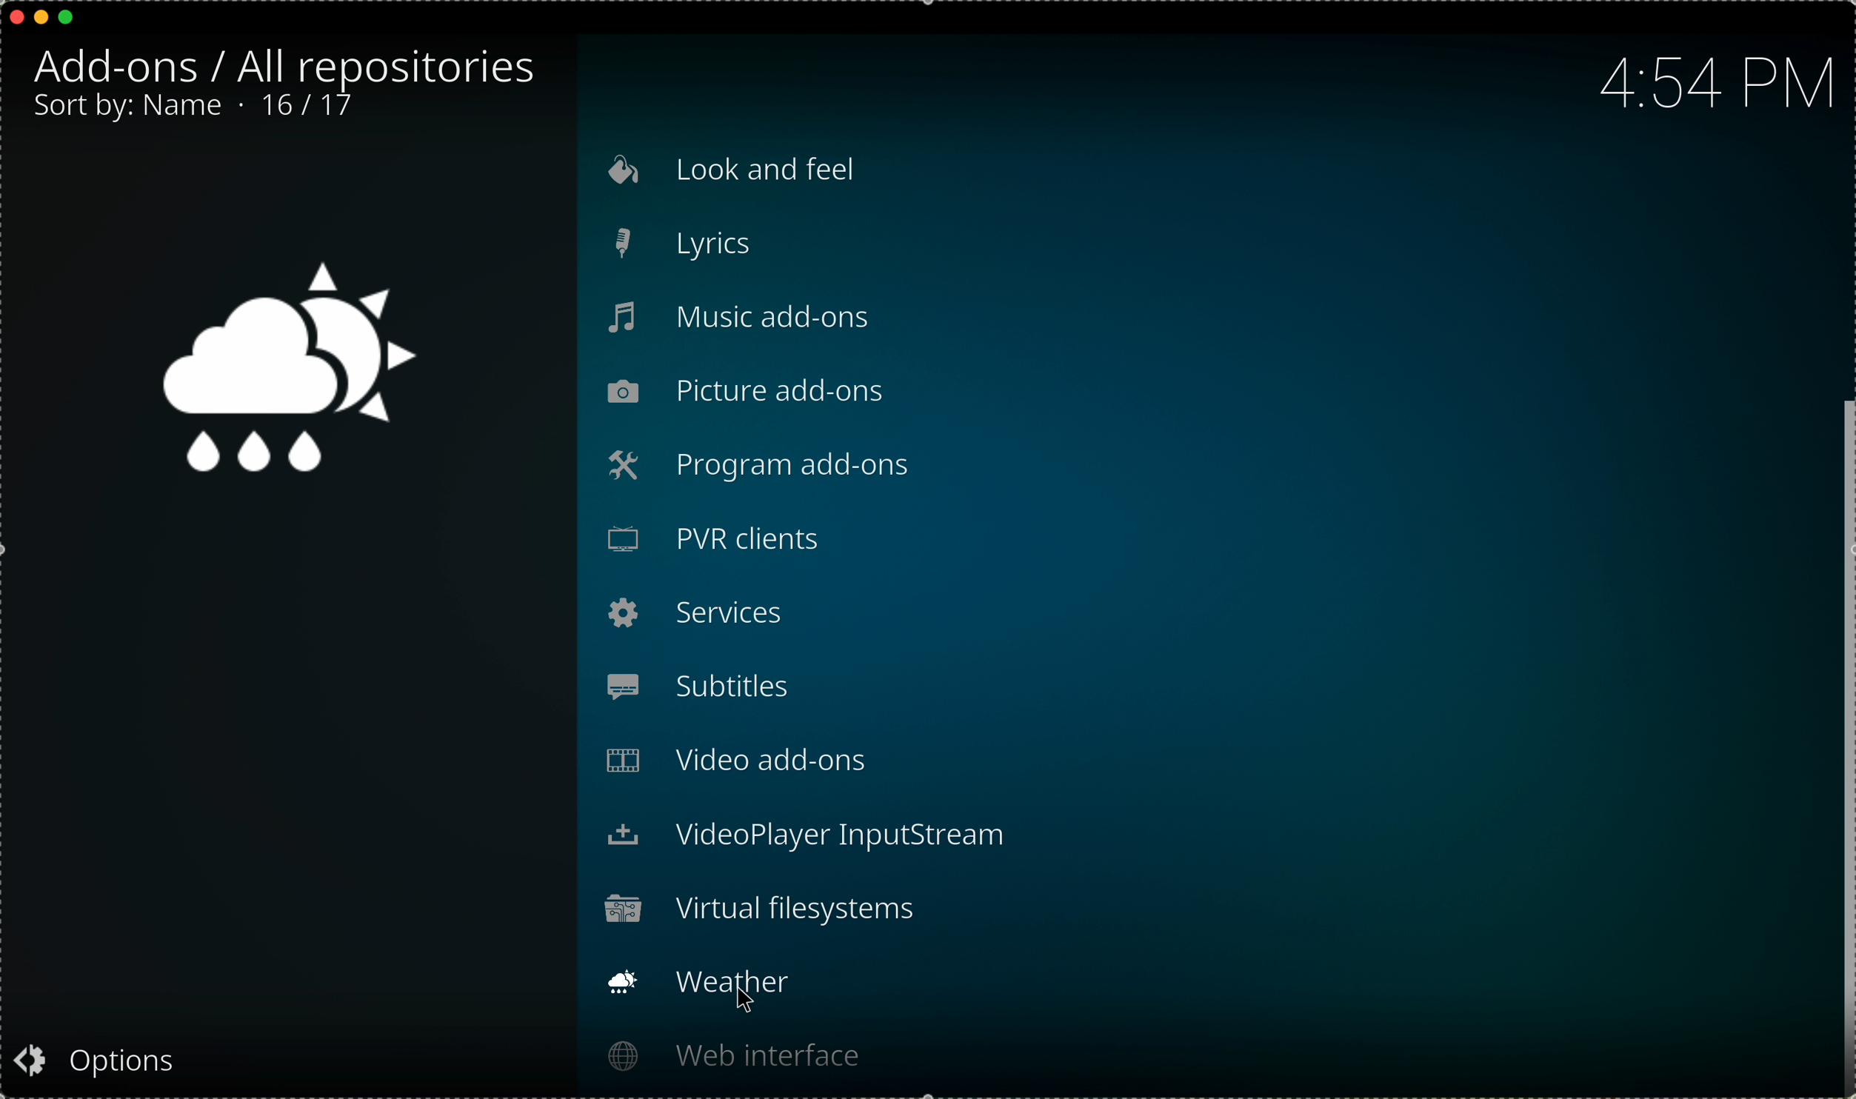  What do you see at coordinates (749, 1004) in the screenshot?
I see `cursor` at bounding box center [749, 1004].